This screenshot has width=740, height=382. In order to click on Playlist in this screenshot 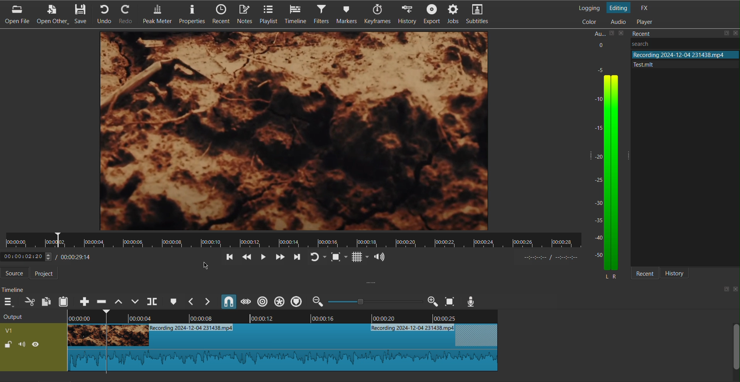, I will do `click(271, 14)`.